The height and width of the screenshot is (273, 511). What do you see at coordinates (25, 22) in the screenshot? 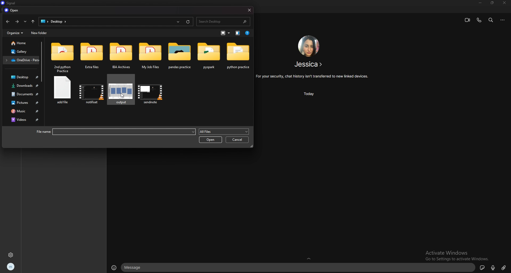
I see `recent` at bounding box center [25, 22].